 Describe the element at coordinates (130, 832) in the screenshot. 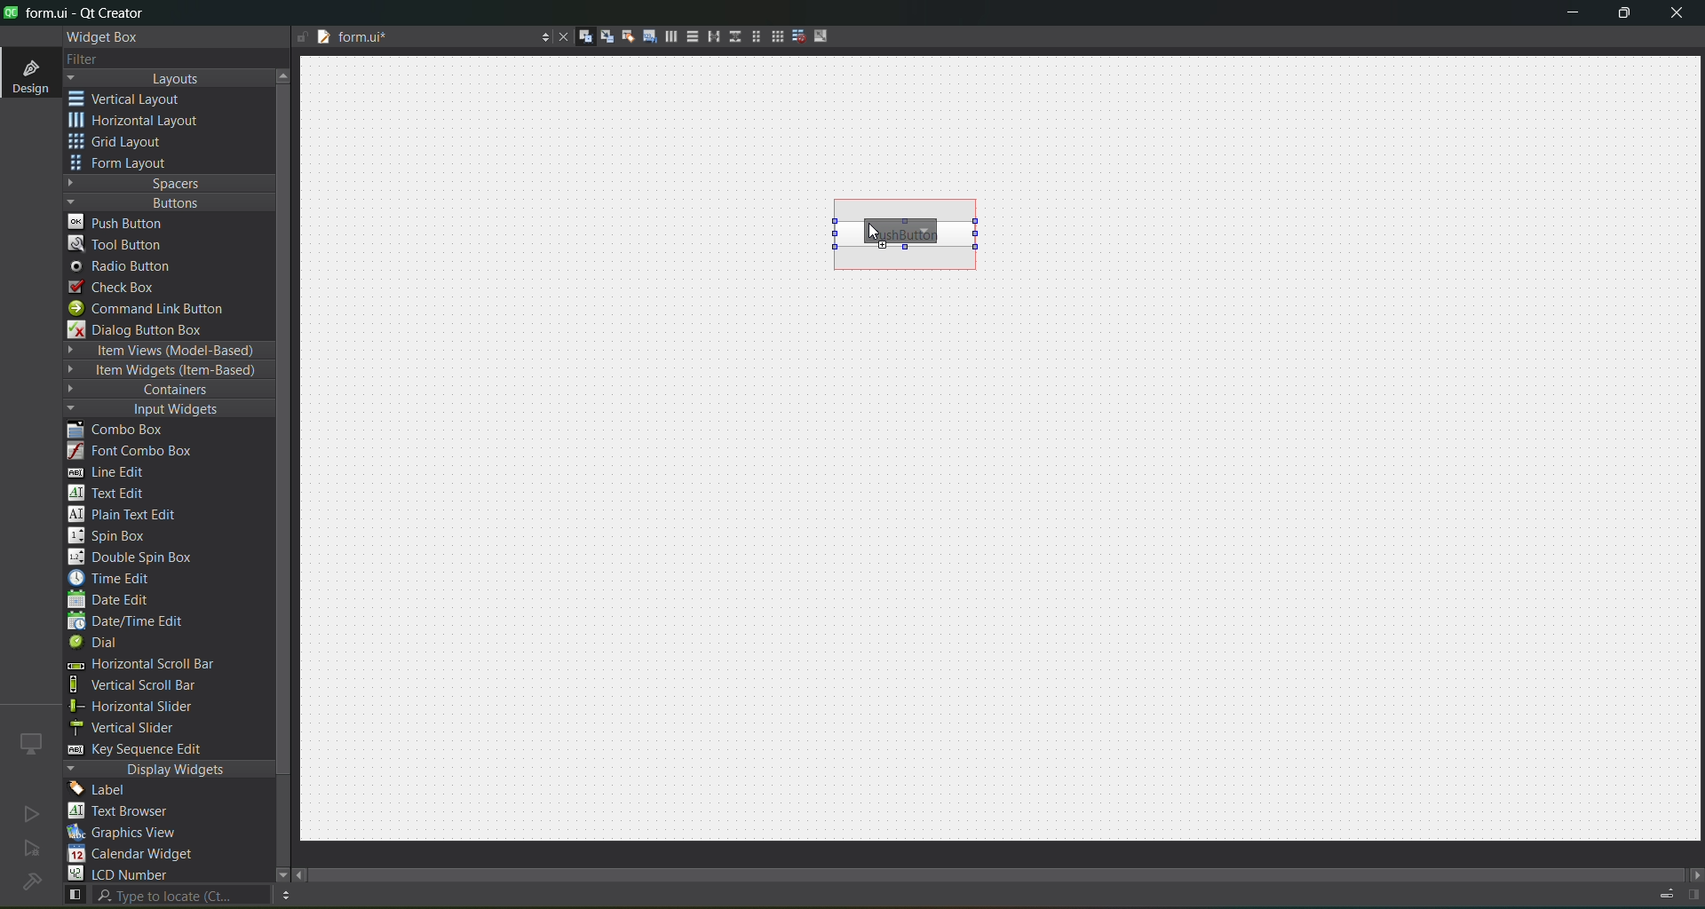

I see `graphics` at that location.